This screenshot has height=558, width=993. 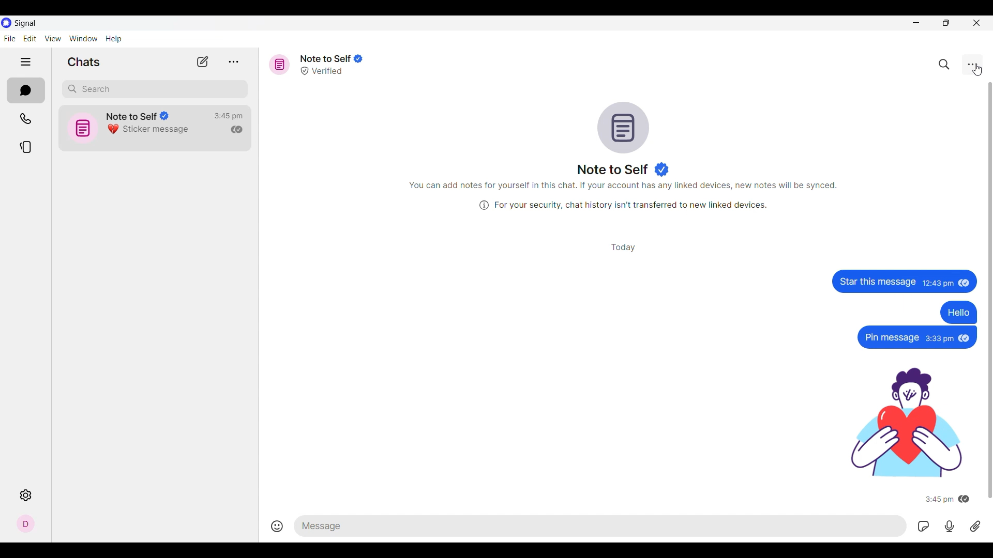 What do you see at coordinates (25, 61) in the screenshot?
I see `Show/Hide left side pane` at bounding box center [25, 61].